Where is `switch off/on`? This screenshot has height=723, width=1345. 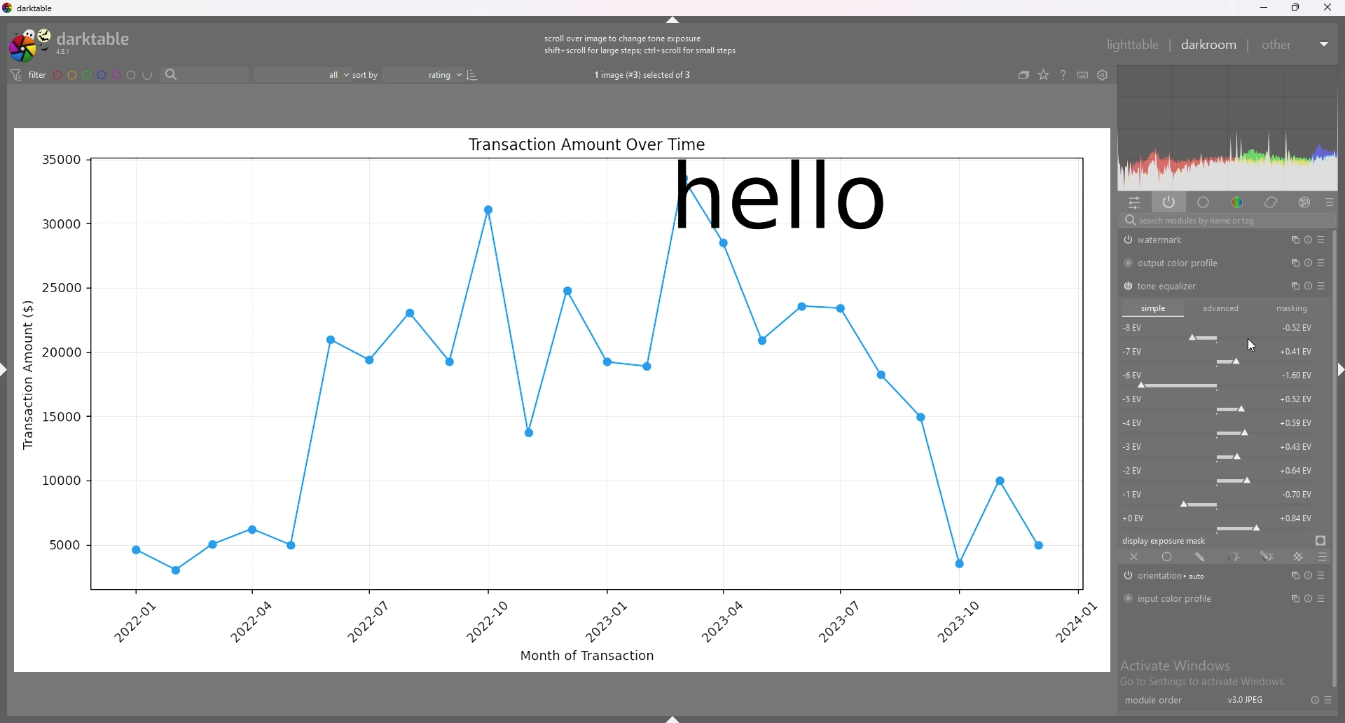
switch off/on is located at coordinates (1128, 598).